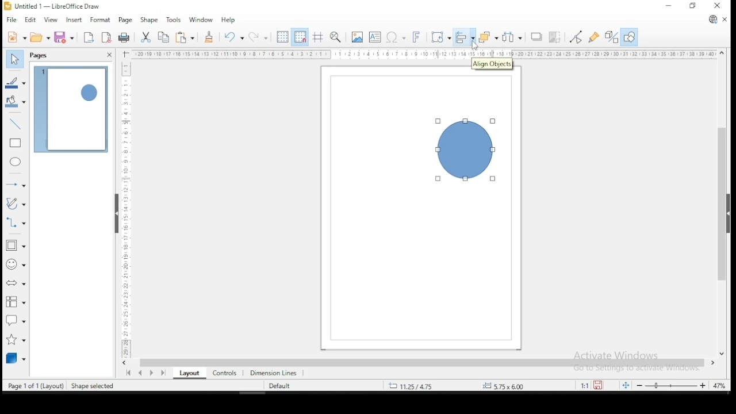 Image resolution: width=736 pixels, height=414 pixels. I want to click on open, so click(40, 37).